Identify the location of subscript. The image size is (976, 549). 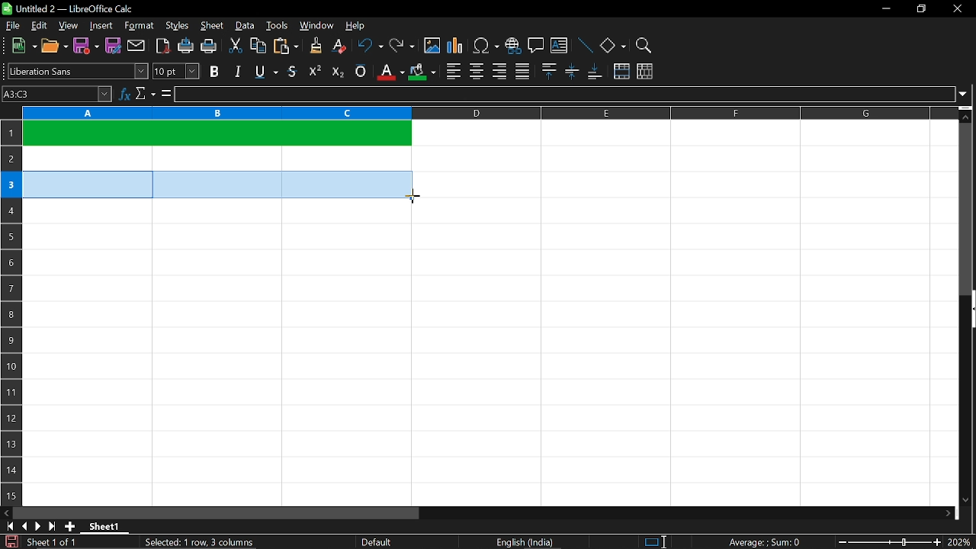
(337, 71).